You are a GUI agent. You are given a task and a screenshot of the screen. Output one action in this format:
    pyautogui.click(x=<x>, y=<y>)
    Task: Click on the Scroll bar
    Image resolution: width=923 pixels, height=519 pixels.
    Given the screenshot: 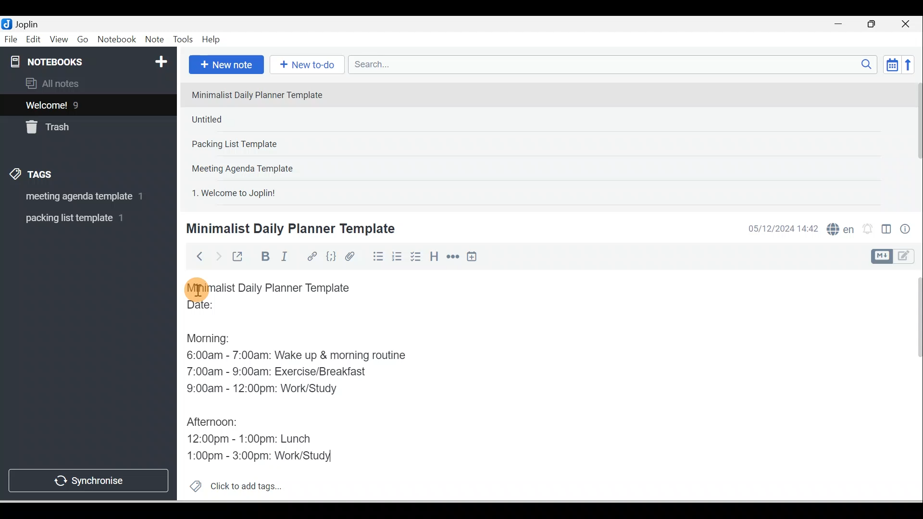 What is the action you would take?
    pyautogui.click(x=912, y=385)
    